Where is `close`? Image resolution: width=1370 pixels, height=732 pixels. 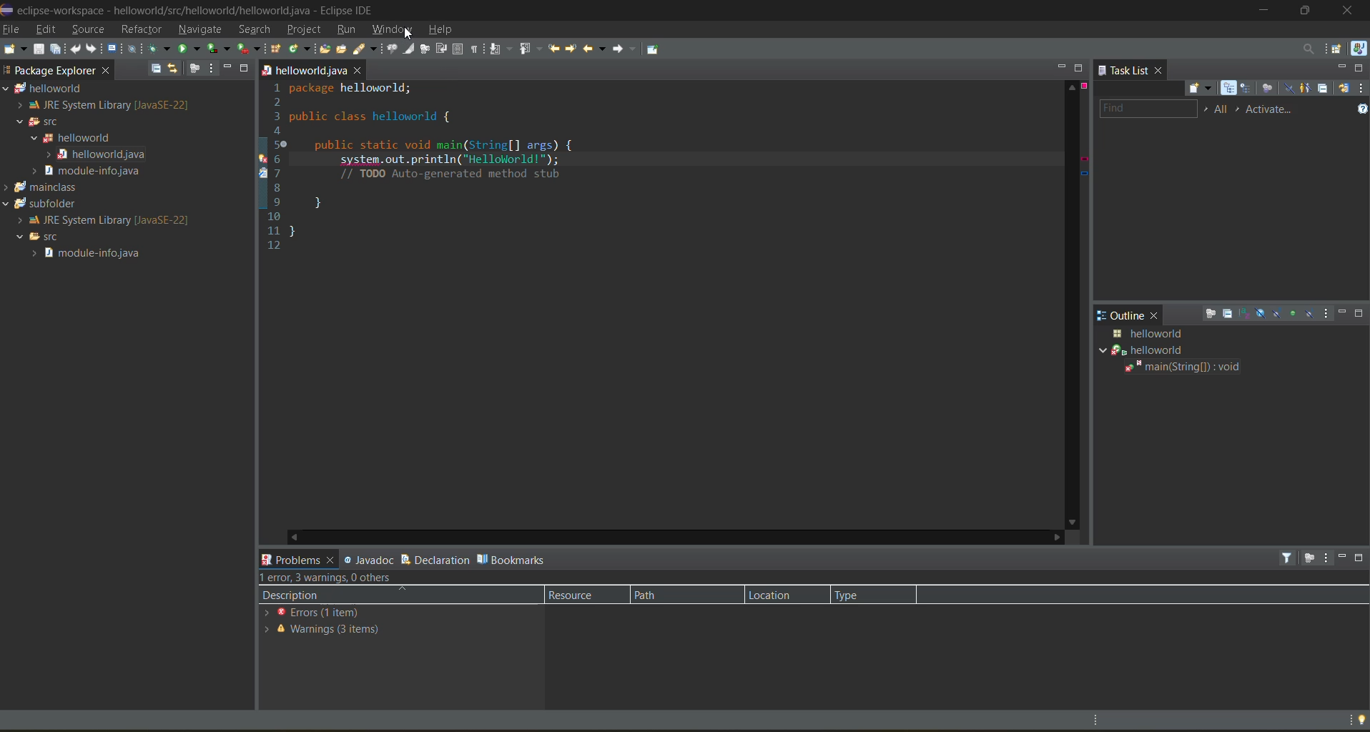
close is located at coordinates (360, 69).